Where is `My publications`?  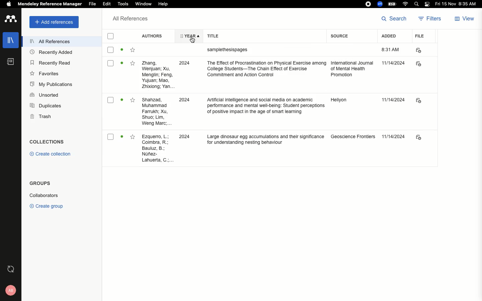 My publications is located at coordinates (51, 84).